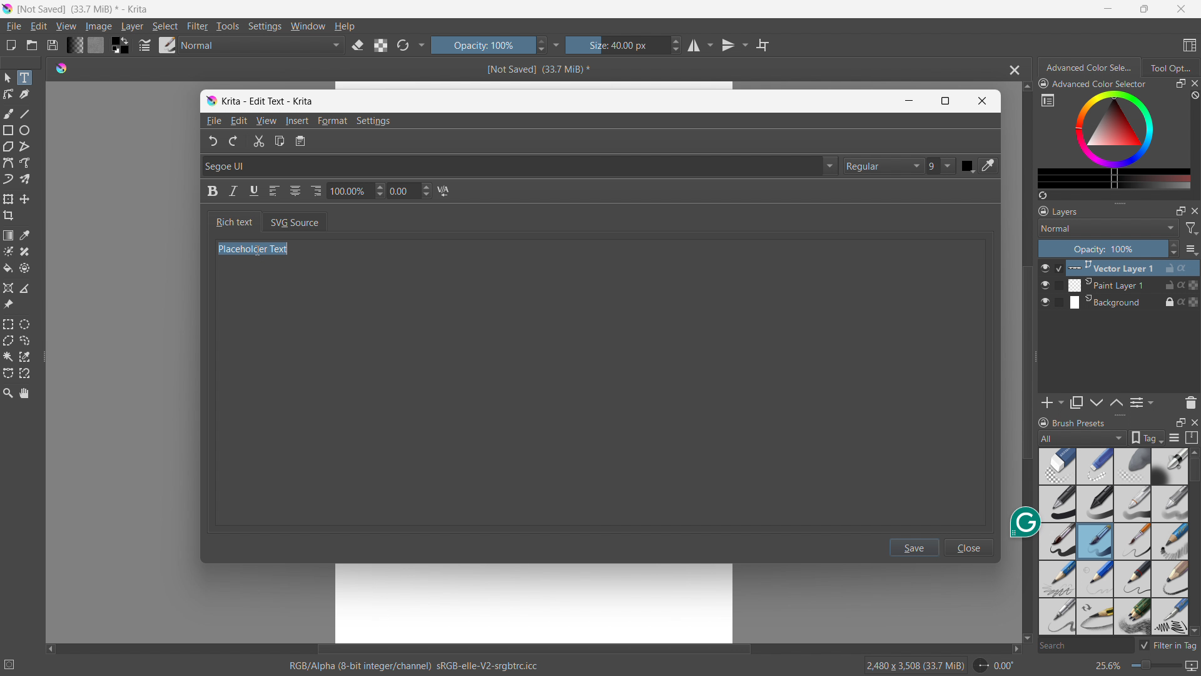 The image size is (1201, 676). What do you see at coordinates (25, 163) in the screenshot?
I see `freehand path tool` at bounding box center [25, 163].